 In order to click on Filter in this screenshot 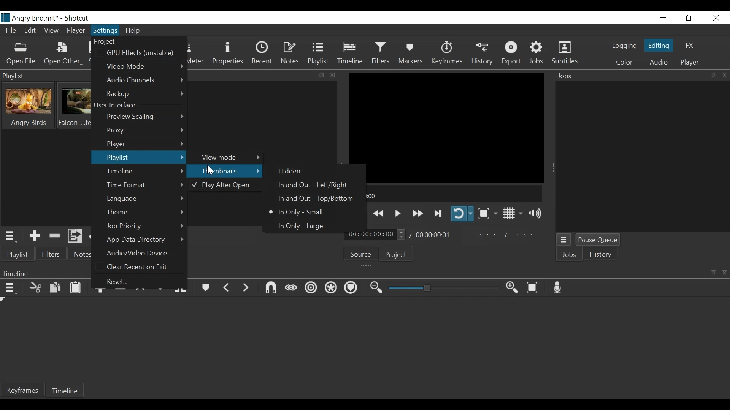, I will do `click(381, 54)`.